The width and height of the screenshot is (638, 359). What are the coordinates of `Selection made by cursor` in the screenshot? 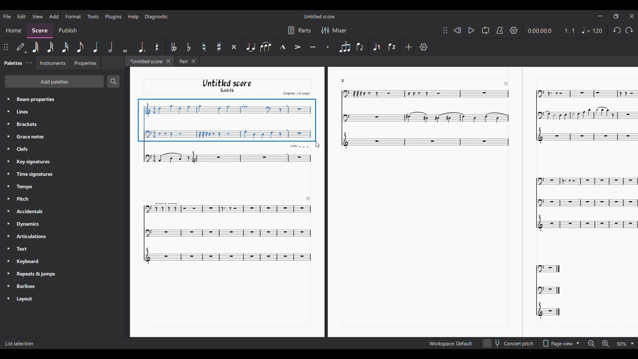 It's located at (227, 119).